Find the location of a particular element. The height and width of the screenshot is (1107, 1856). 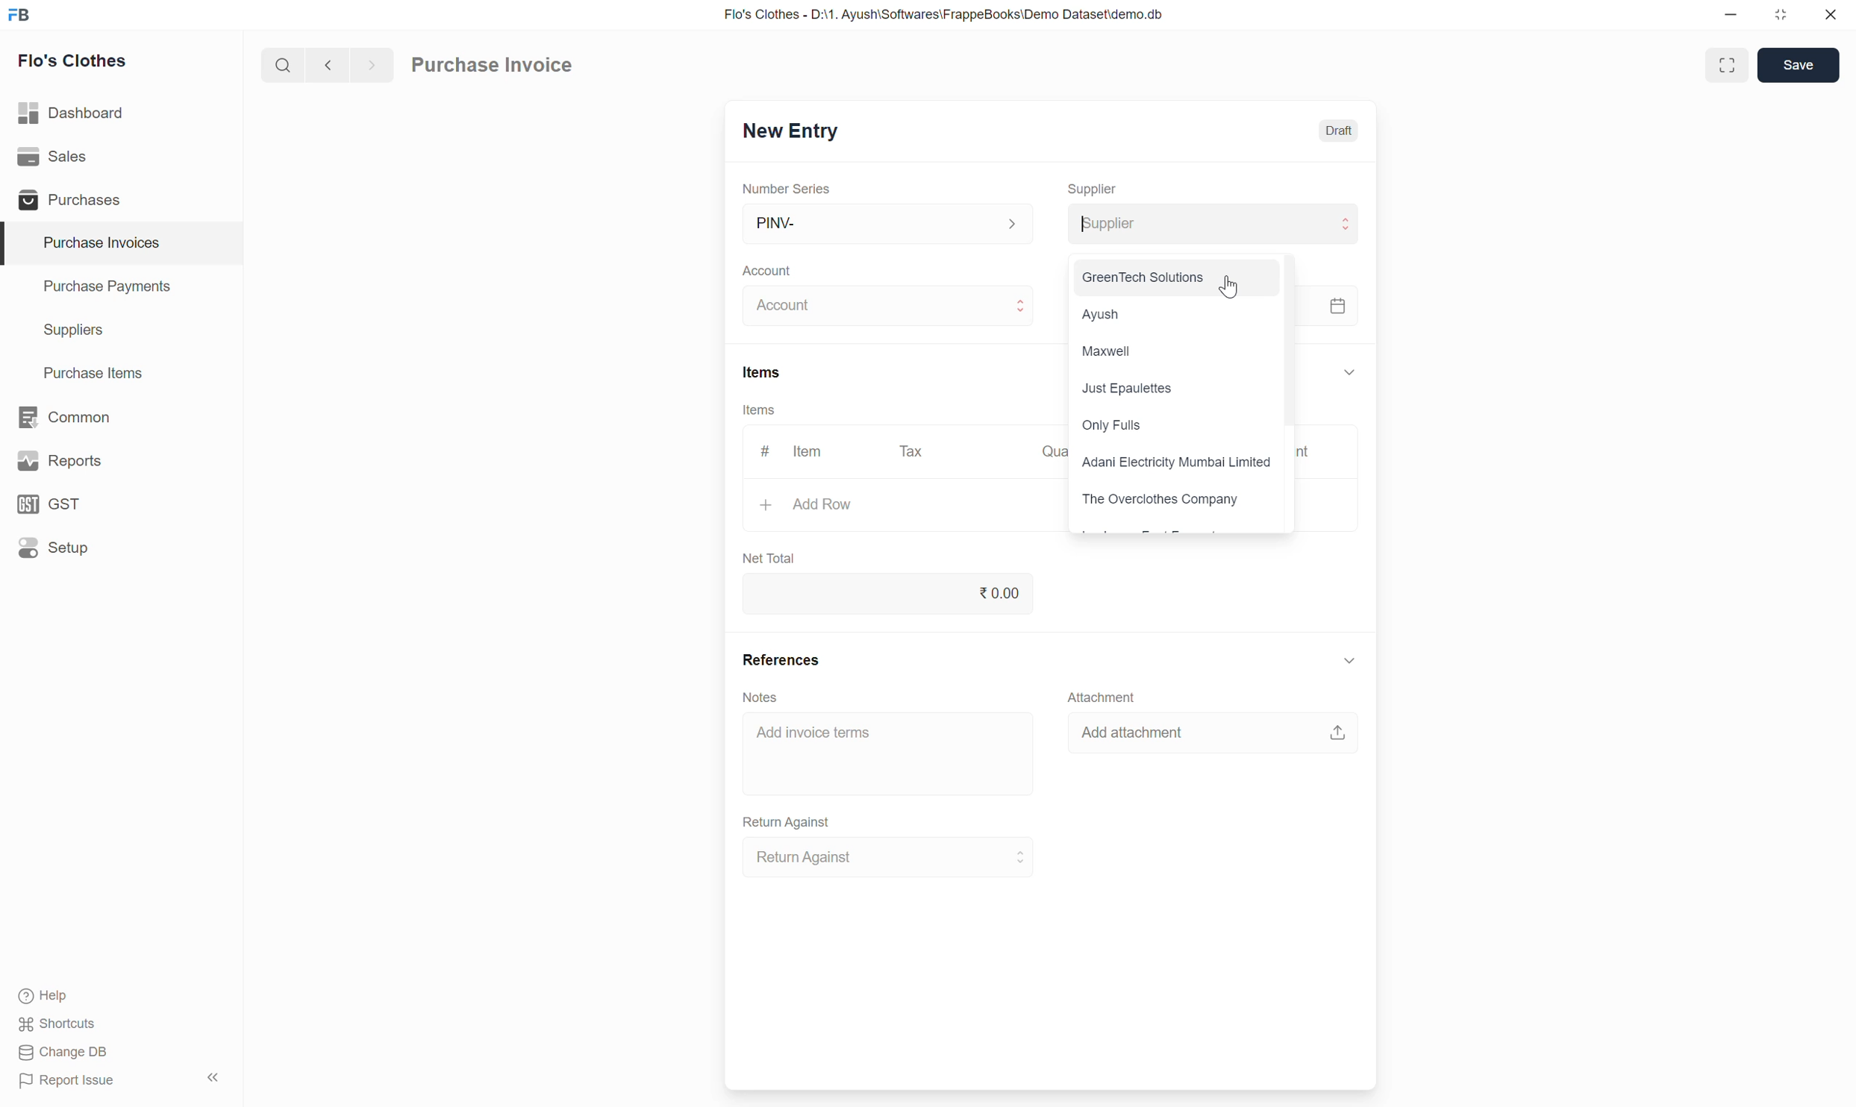

Ayush is located at coordinates (1177, 316).